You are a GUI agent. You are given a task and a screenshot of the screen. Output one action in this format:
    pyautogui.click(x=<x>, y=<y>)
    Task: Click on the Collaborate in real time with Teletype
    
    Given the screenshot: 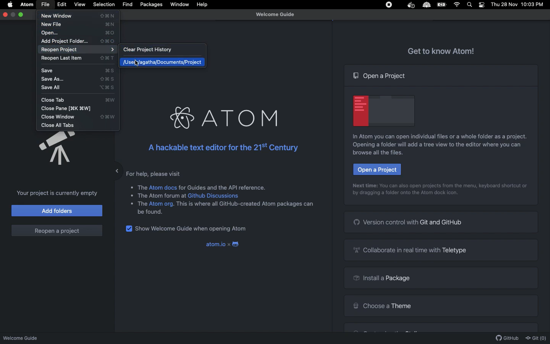 What is the action you would take?
    pyautogui.click(x=412, y=250)
    